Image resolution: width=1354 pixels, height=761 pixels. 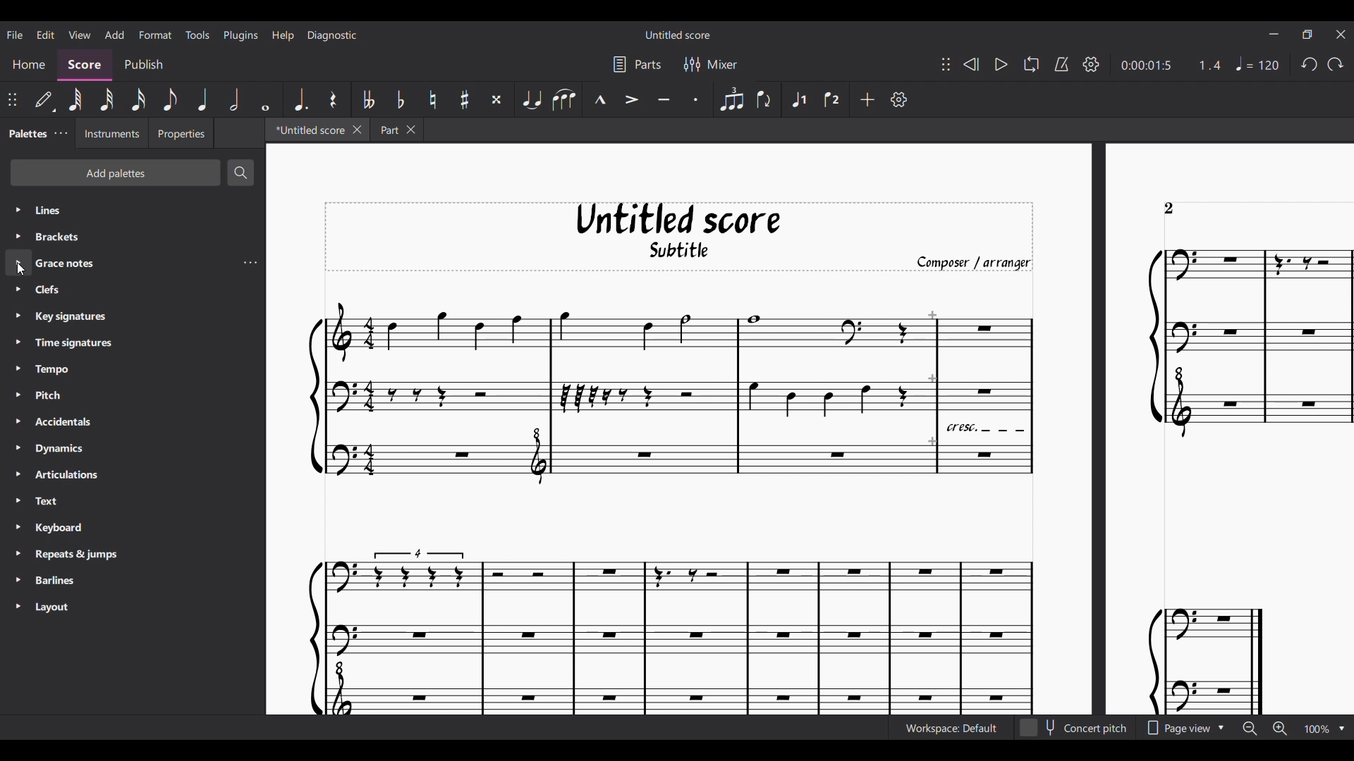 I want to click on Close/Undock Palette tab, so click(x=61, y=133).